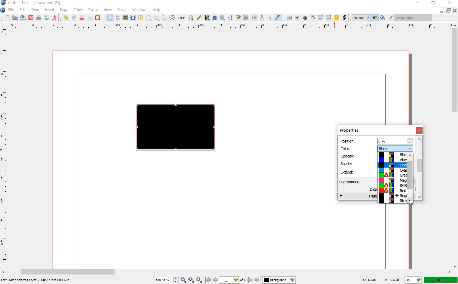 The image size is (458, 284). Describe the element at coordinates (297, 18) in the screenshot. I see `pdf check box` at that location.